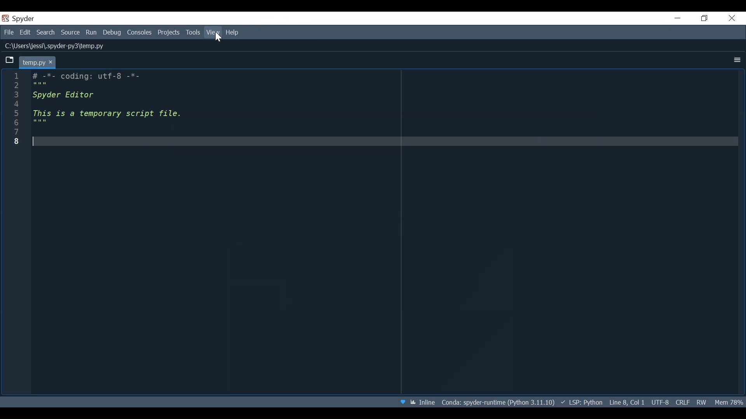 Image resolution: width=746 pixels, height=419 pixels. Describe the element at coordinates (193, 33) in the screenshot. I see `Tools` at that location.